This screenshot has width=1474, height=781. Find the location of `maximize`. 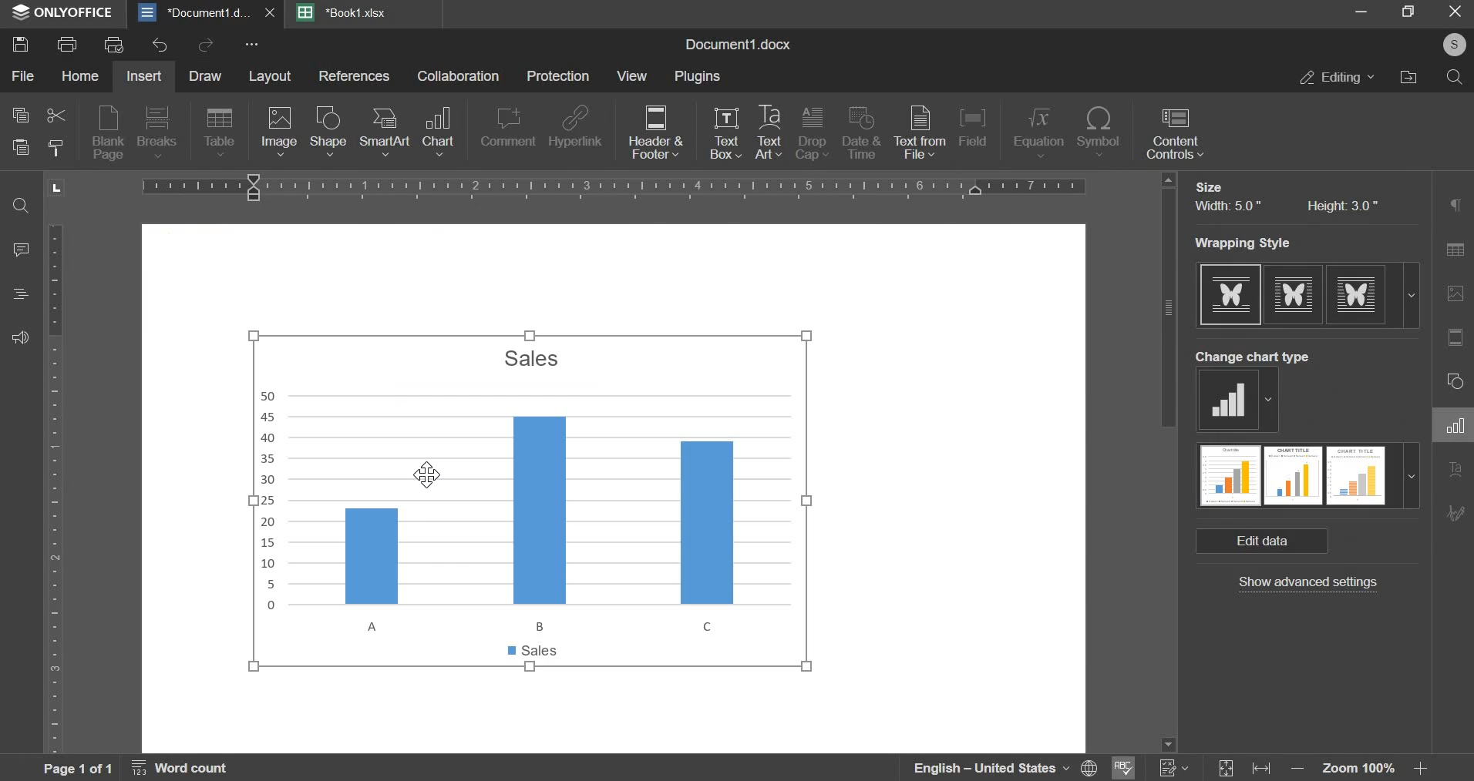

maximize is located at coordinates (1408, 15).